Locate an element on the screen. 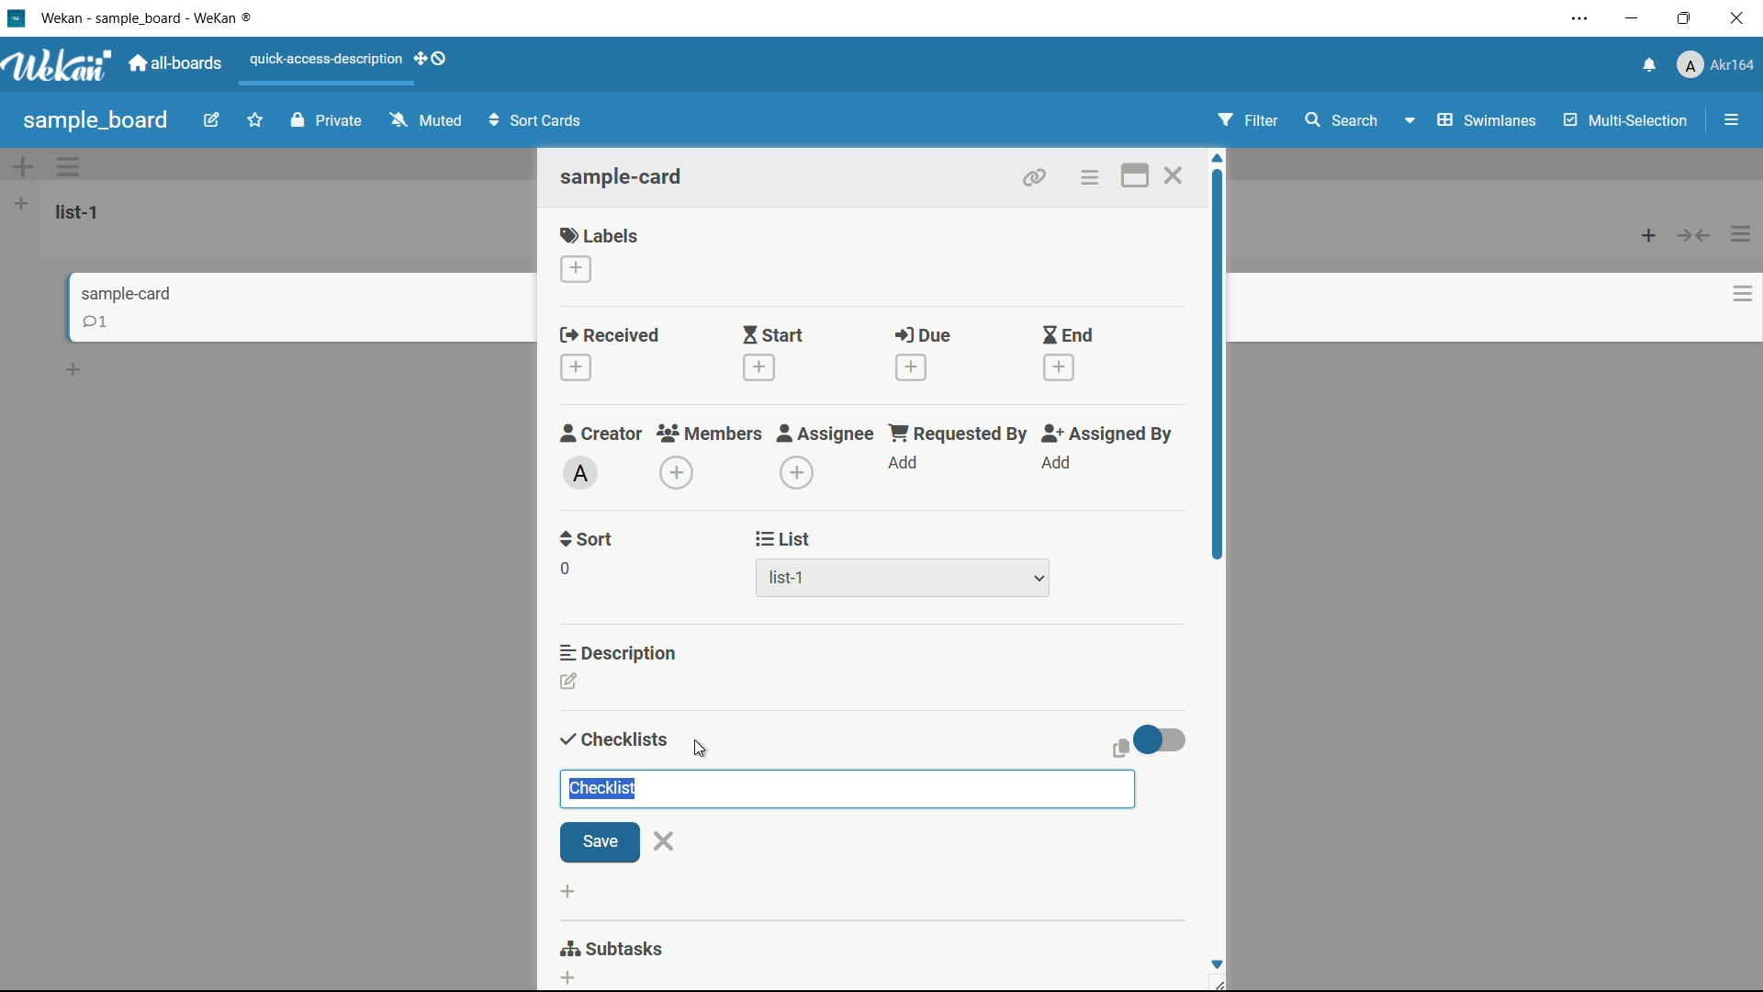 This screenshot has height=992, width=1763. add date is located at coordinates (759, 367).